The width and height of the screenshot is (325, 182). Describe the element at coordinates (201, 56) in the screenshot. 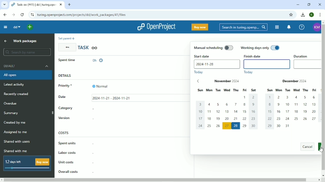

I see `Start date` at that location.